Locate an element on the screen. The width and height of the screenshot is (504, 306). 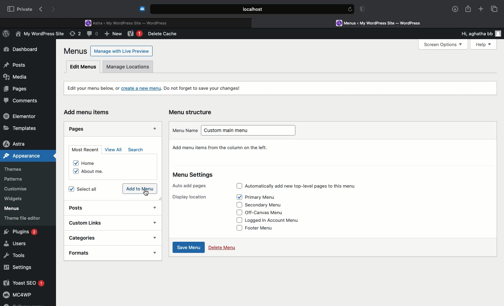
Menu structure is located at coordinates (192, 112).